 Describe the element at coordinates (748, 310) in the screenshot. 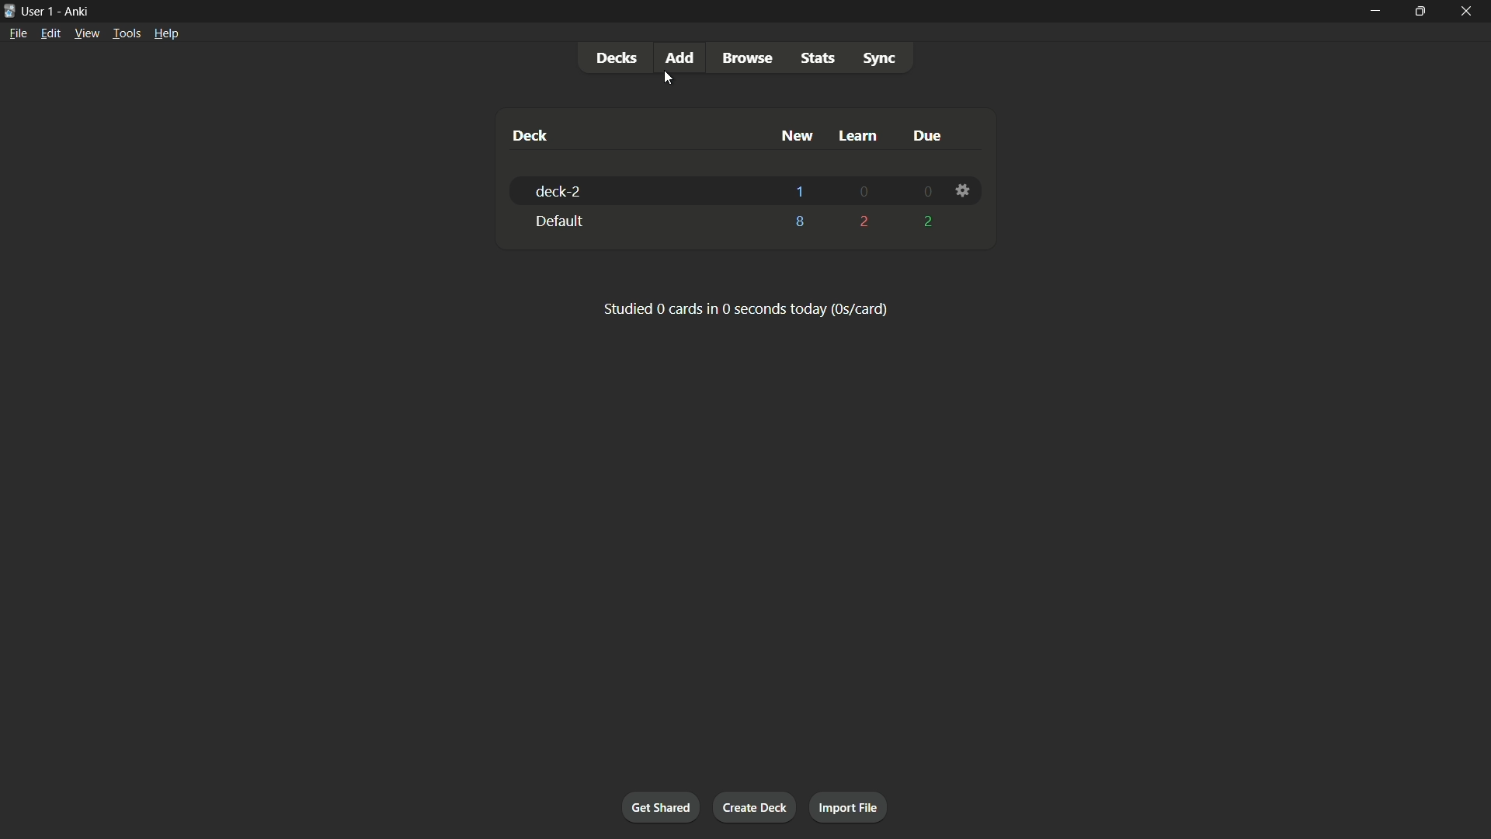

I see `text for studied cards` at that location.